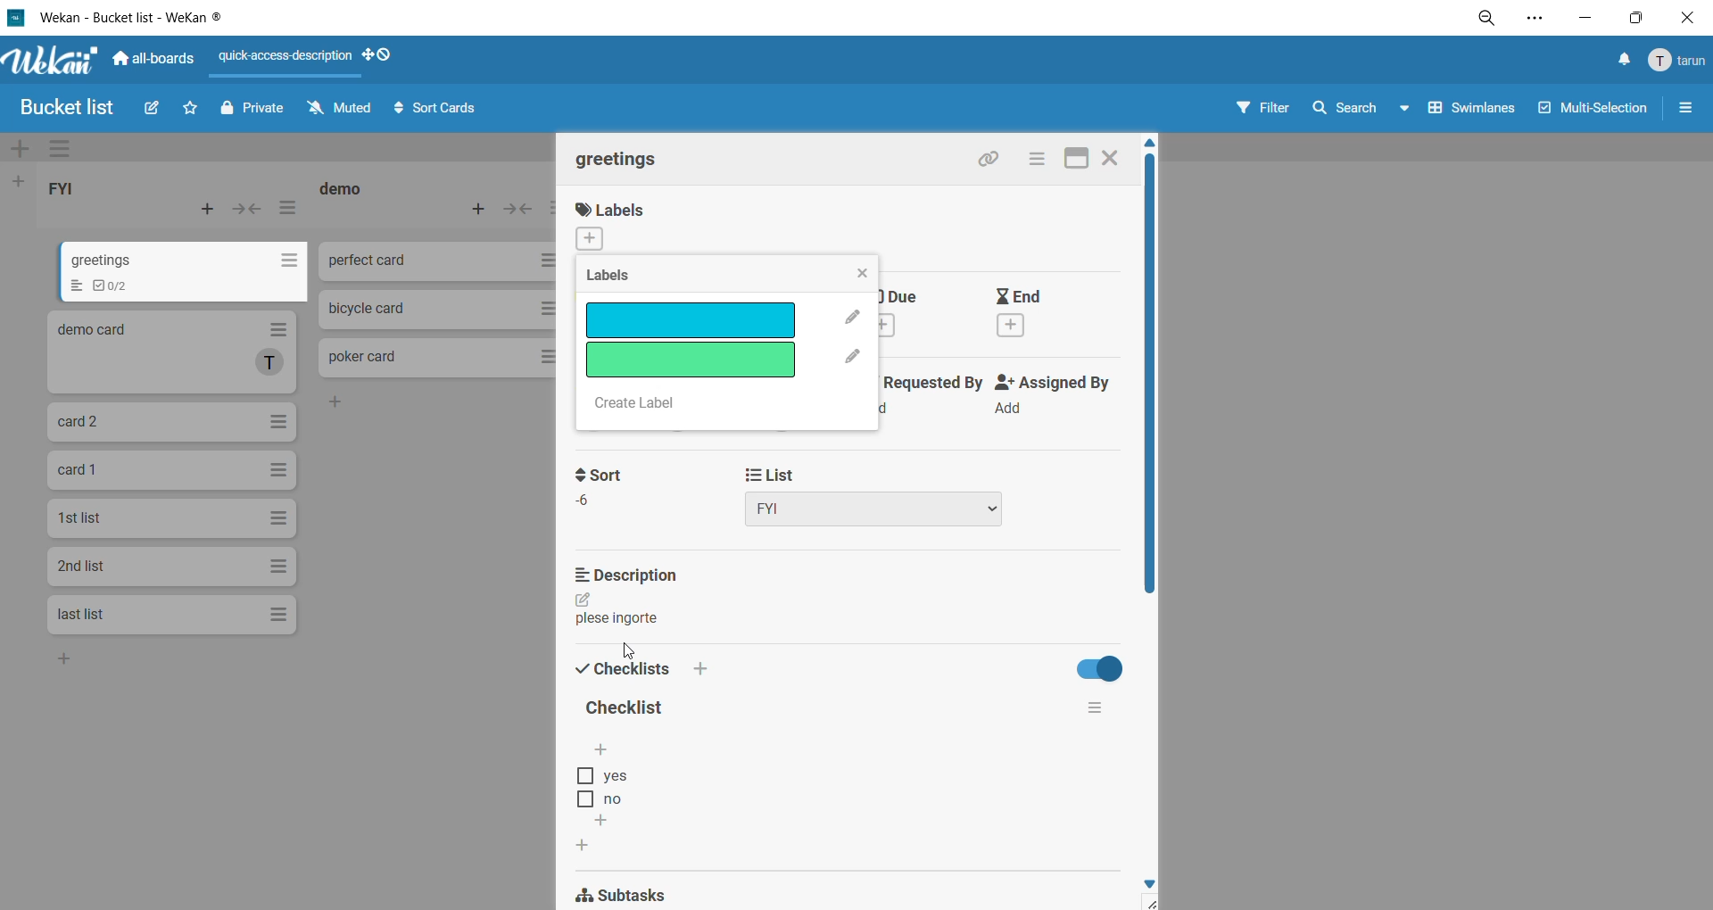  What do you see at coordinates (622, 159) in the screenshot?
I see `card title` at bounding box center [622, 159].